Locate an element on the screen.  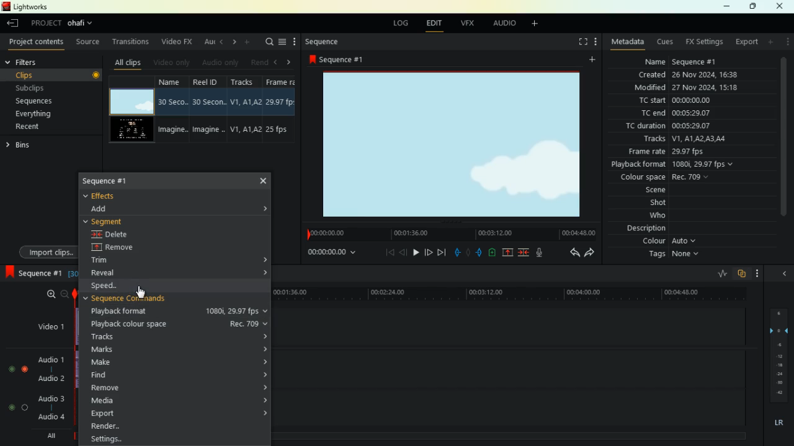
sequence is located at coordinates (109, 182).